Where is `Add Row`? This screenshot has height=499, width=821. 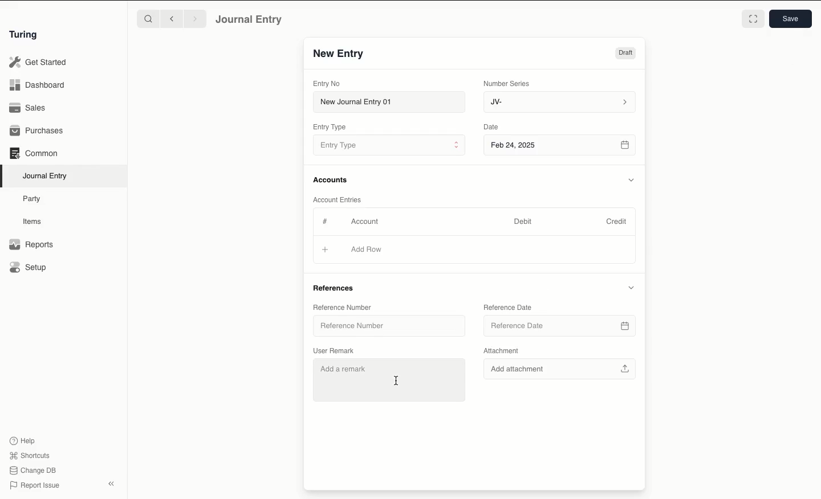 Add Row is located at coordinates (367, 250).